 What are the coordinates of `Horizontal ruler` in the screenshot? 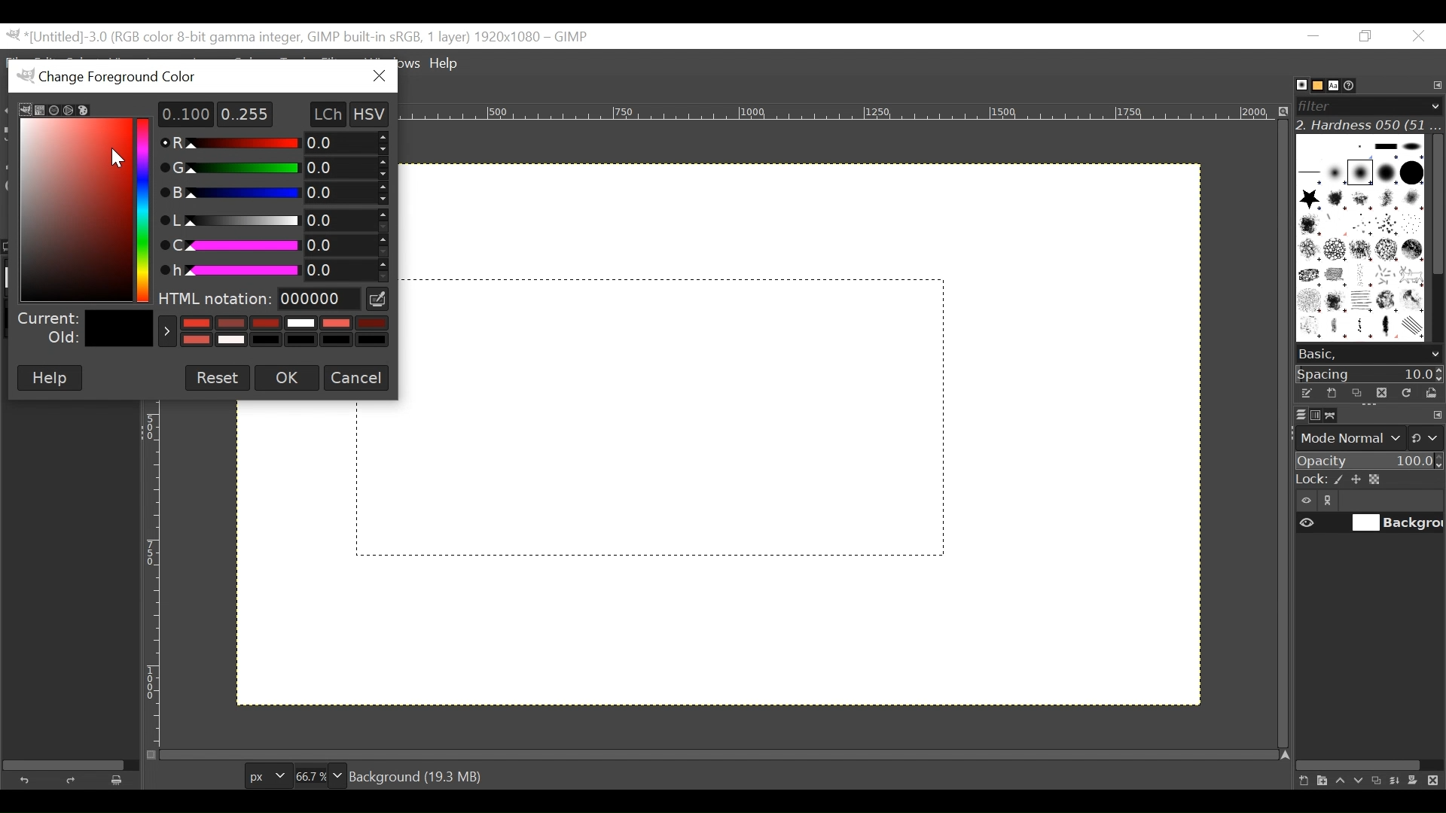 It's located at (843, 115).